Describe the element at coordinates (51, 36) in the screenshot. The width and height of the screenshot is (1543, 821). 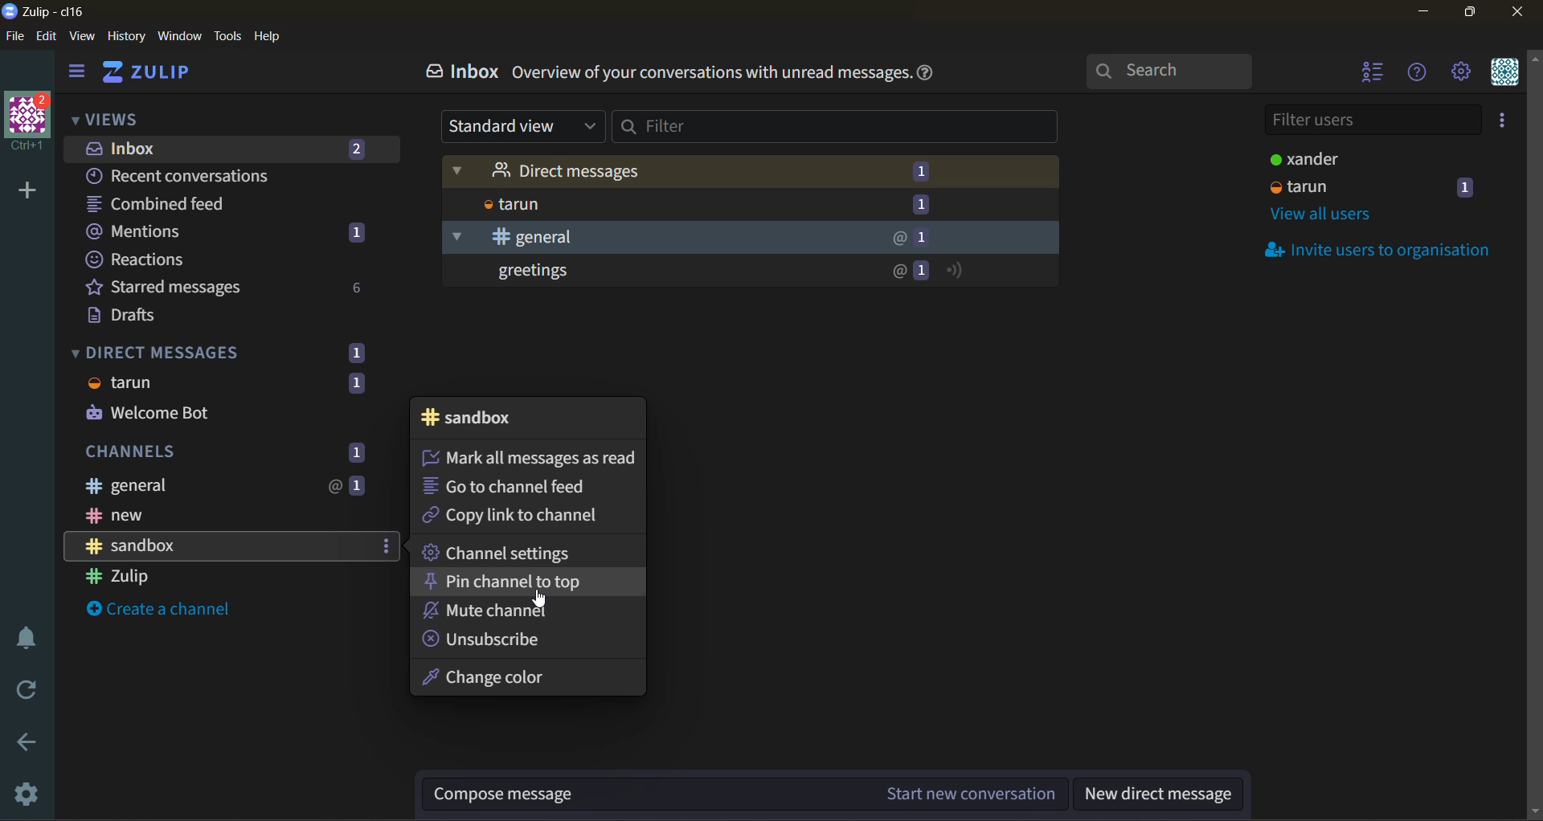
I see `edit` at that location.